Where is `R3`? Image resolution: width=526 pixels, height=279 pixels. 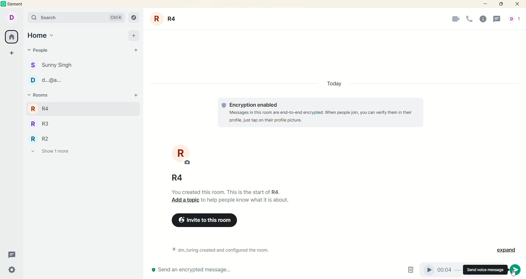 R3 is located at coordinates (48, 124).